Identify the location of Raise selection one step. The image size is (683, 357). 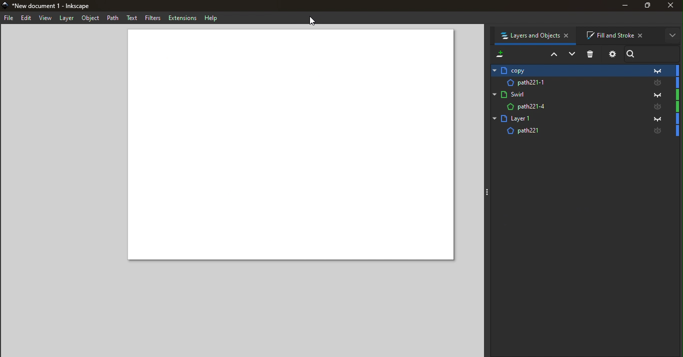
(552, 55).